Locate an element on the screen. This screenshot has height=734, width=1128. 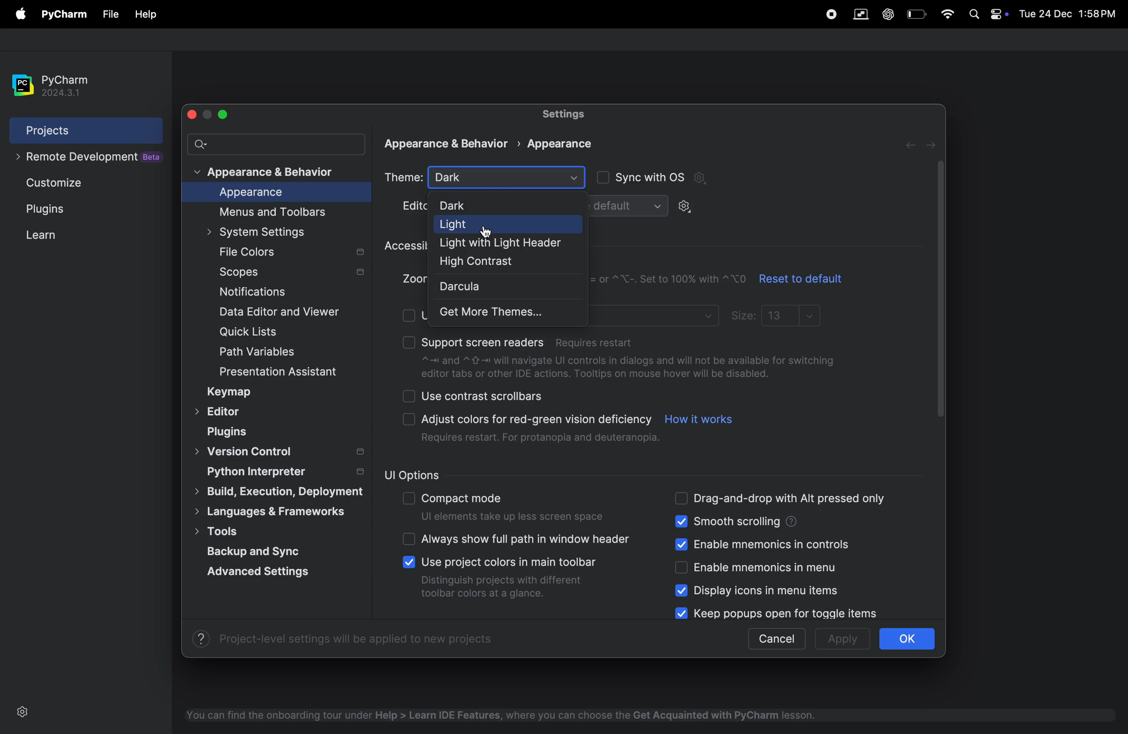
pycharm is located at coordinates (55, 80).